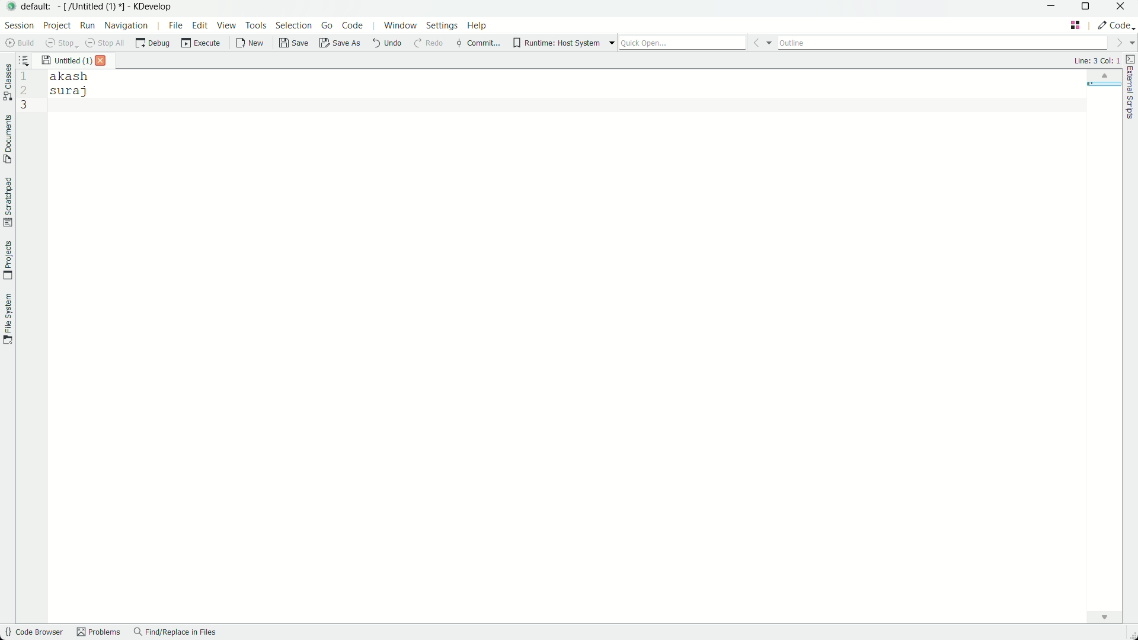  Describe the element at coordinates (175, 26) in the screenshot. I see `file menu` at that location.